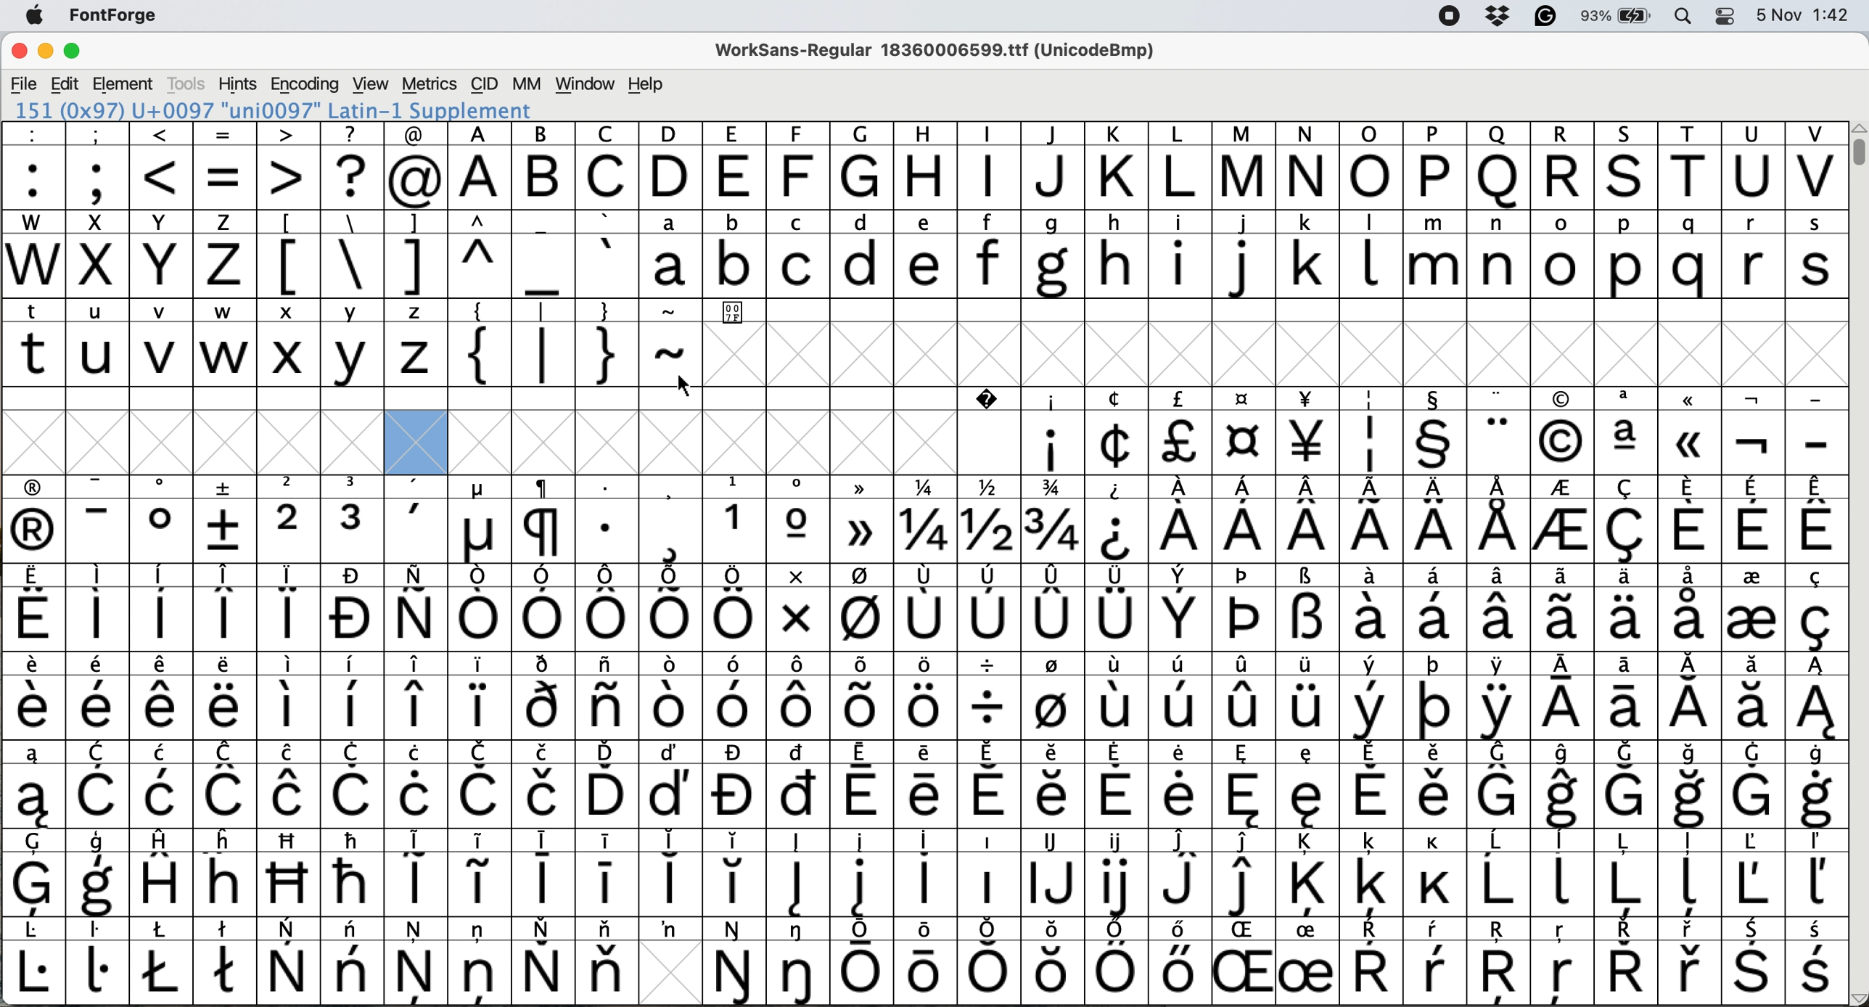  Describe the element at coordinates (414, 252) in the screenshot. I see `]` at that location.